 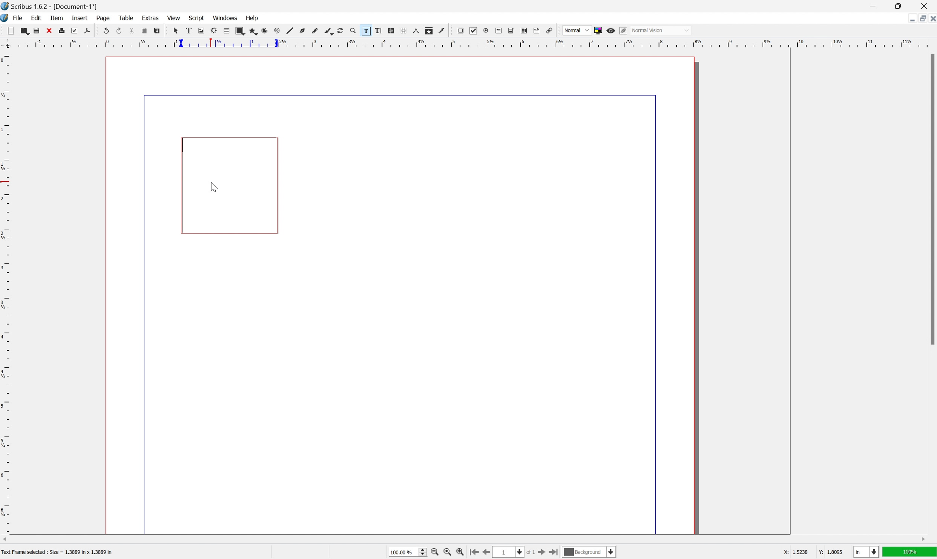 I want to click on restore down, so click(x=901, y=6).